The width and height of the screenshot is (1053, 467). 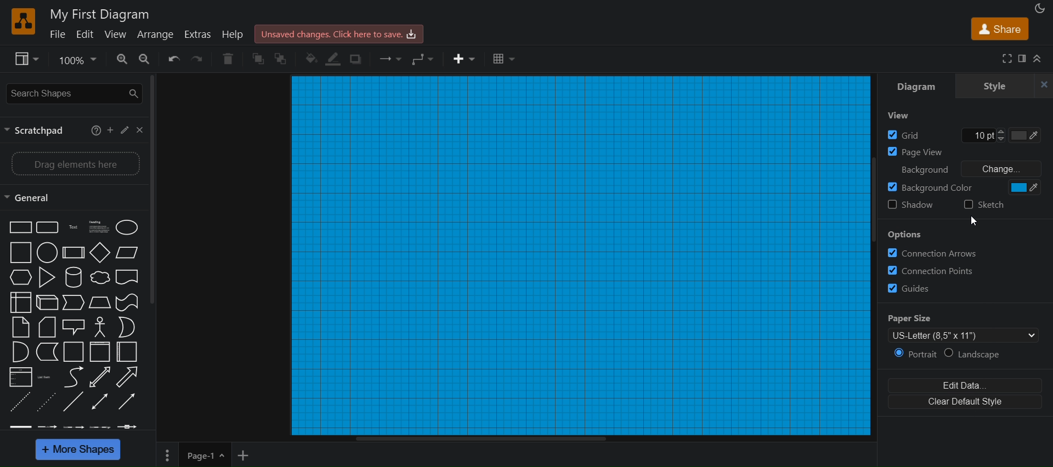 I want to click on seearch shapes, so click(x=72, y=93).